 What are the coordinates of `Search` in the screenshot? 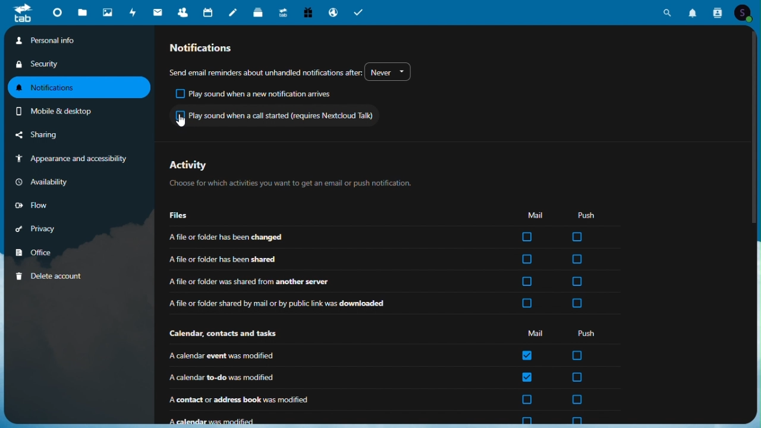 It's located at (667, 12).